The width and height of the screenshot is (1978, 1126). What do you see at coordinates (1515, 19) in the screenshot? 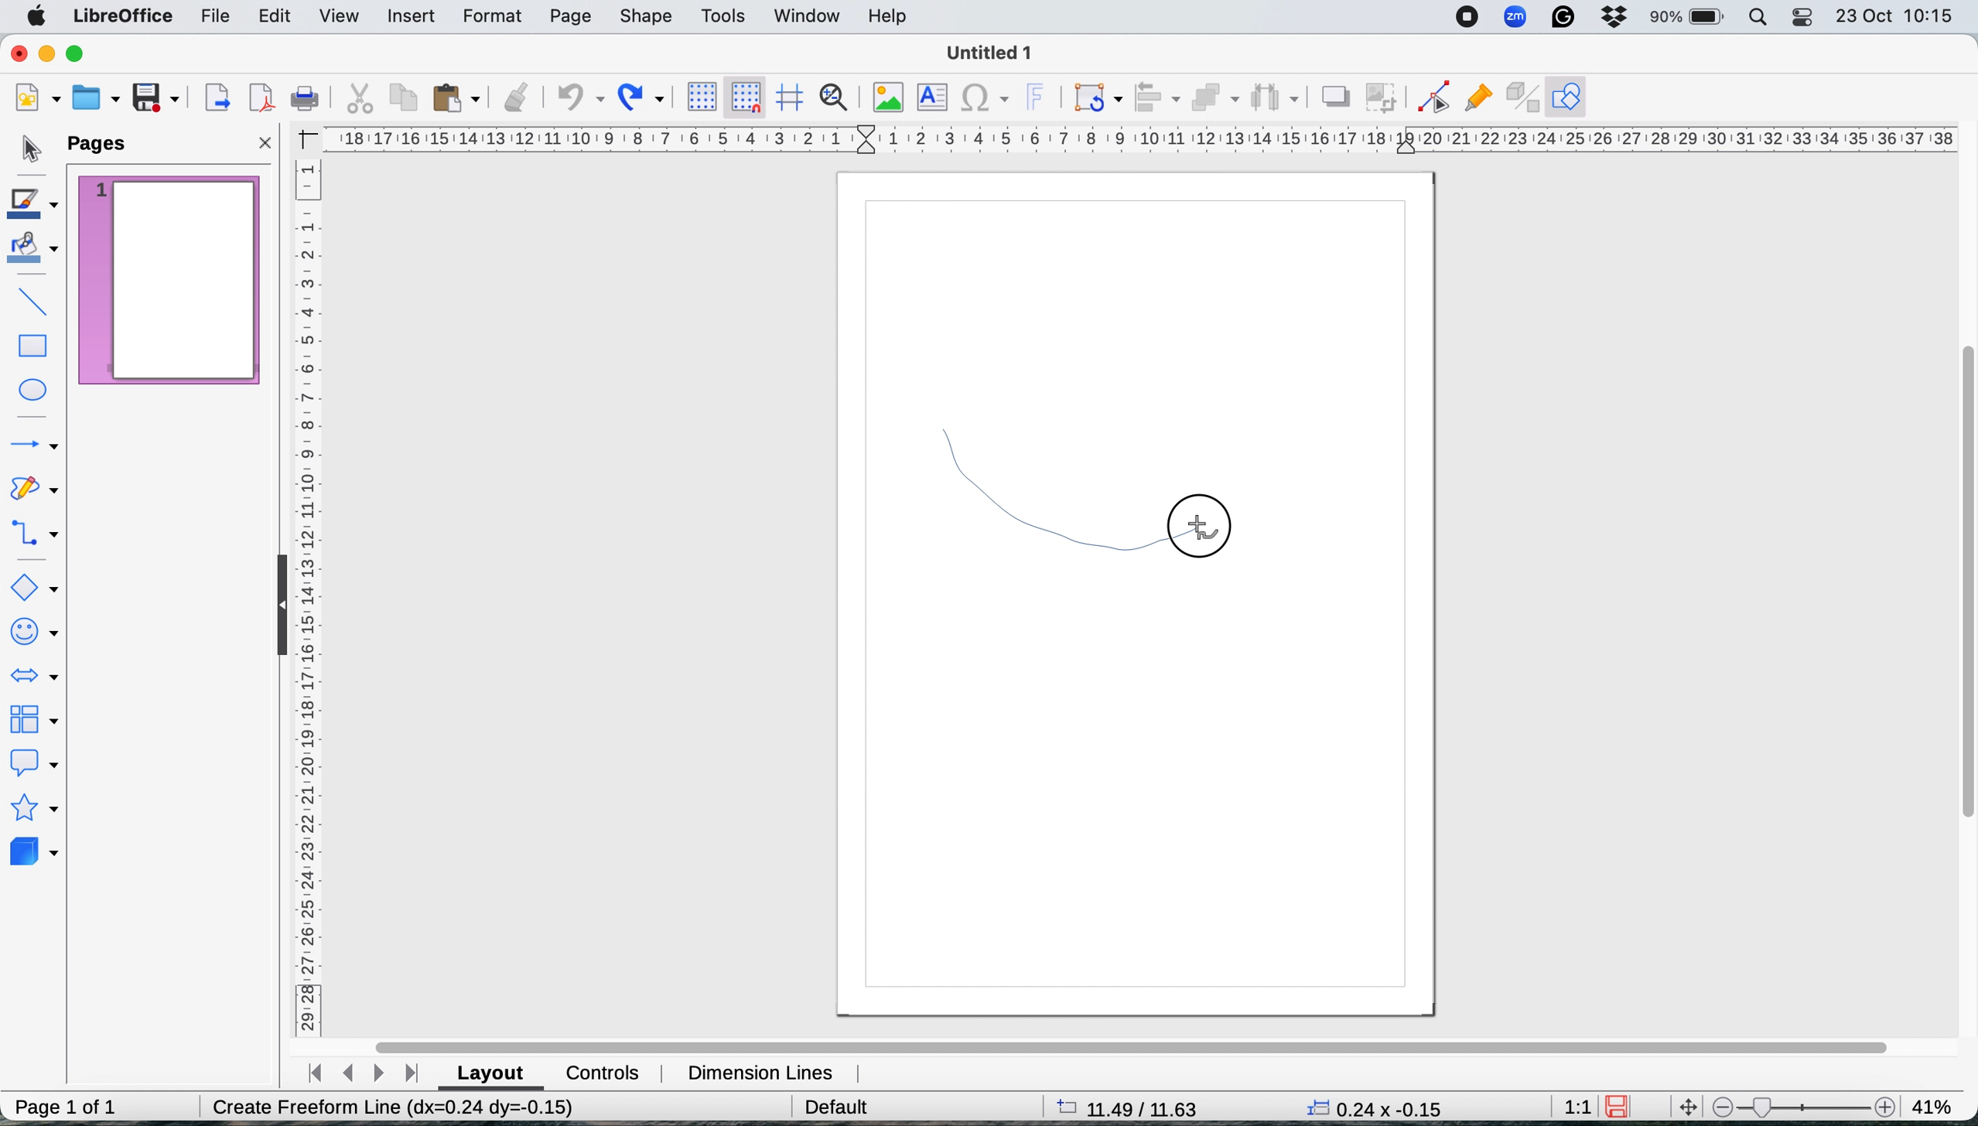
I see `zoom` at bounding box center [1515, 19].